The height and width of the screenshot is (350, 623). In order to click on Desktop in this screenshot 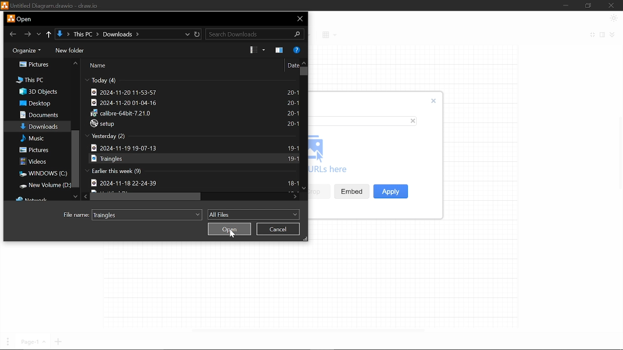, I will do `click(36, 103)`.